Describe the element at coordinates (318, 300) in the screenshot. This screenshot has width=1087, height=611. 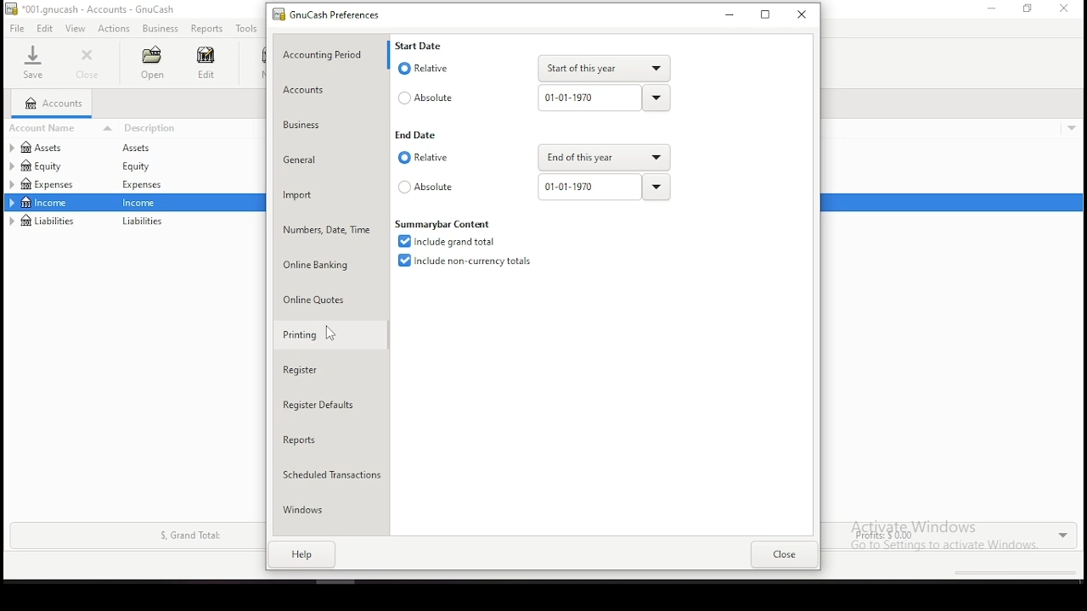
I see `online quotes` at that location.